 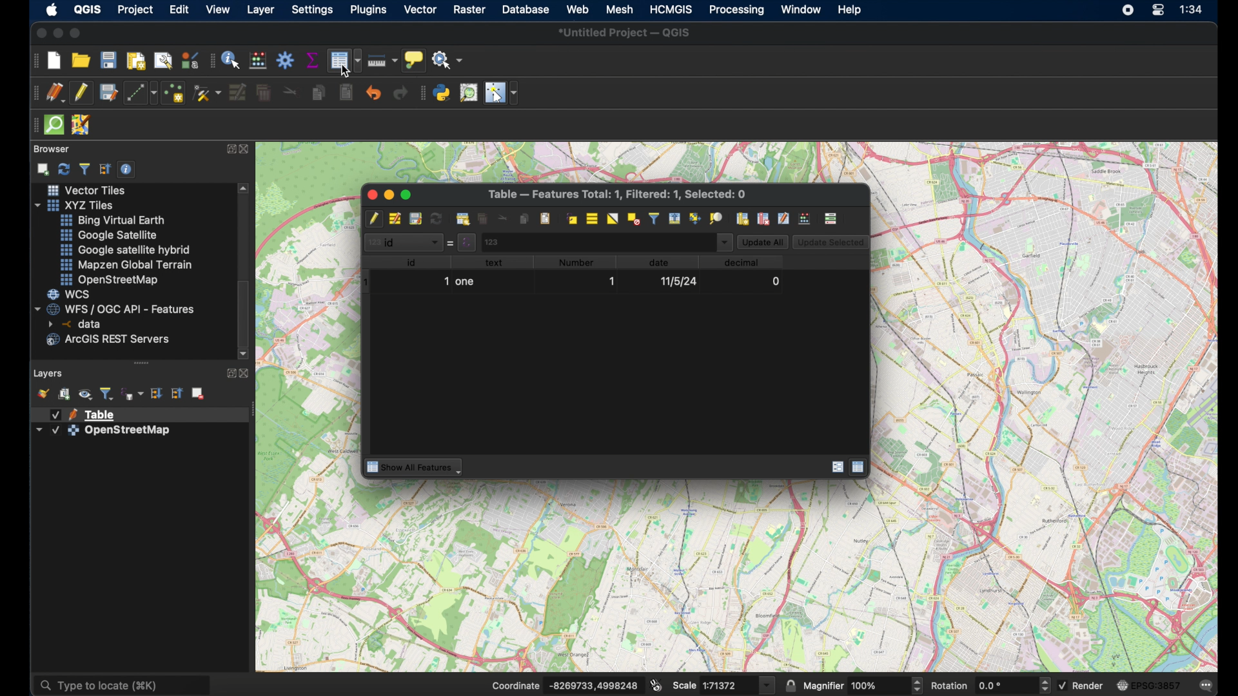 What do you see at coordinates (860, 468) in the screenshot?
I see `switch to table view` at bounding box center [860, 468].